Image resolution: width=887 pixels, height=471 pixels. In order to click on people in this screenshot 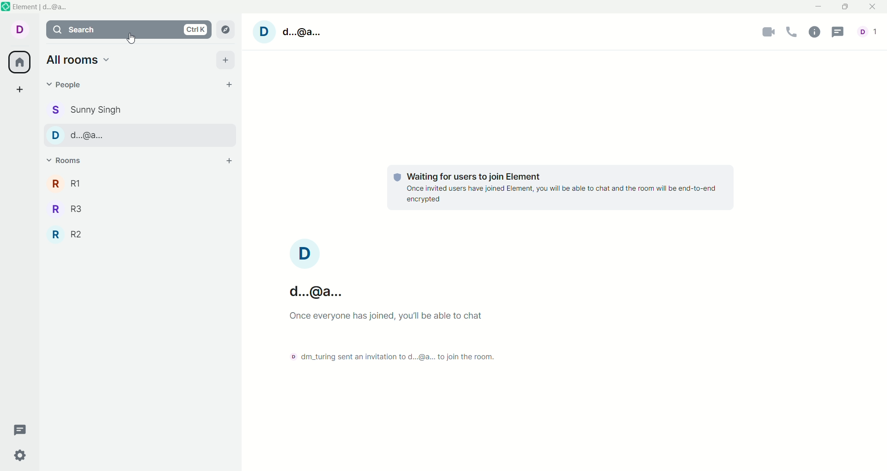, I will do `click(68, 86)`.